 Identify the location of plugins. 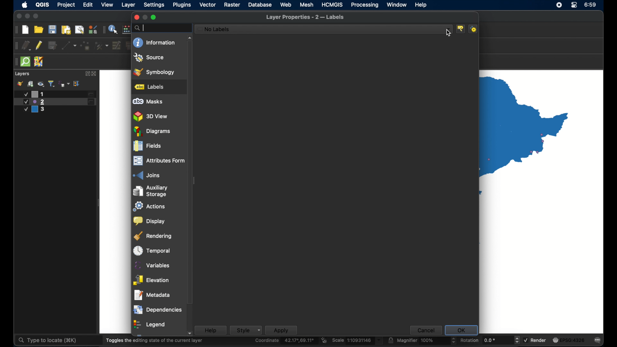
(182, 5).